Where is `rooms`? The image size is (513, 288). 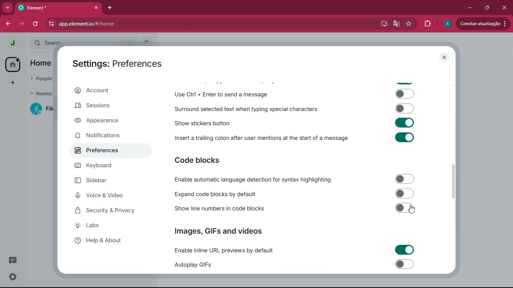 rooms is located at coordinates (41, 94).